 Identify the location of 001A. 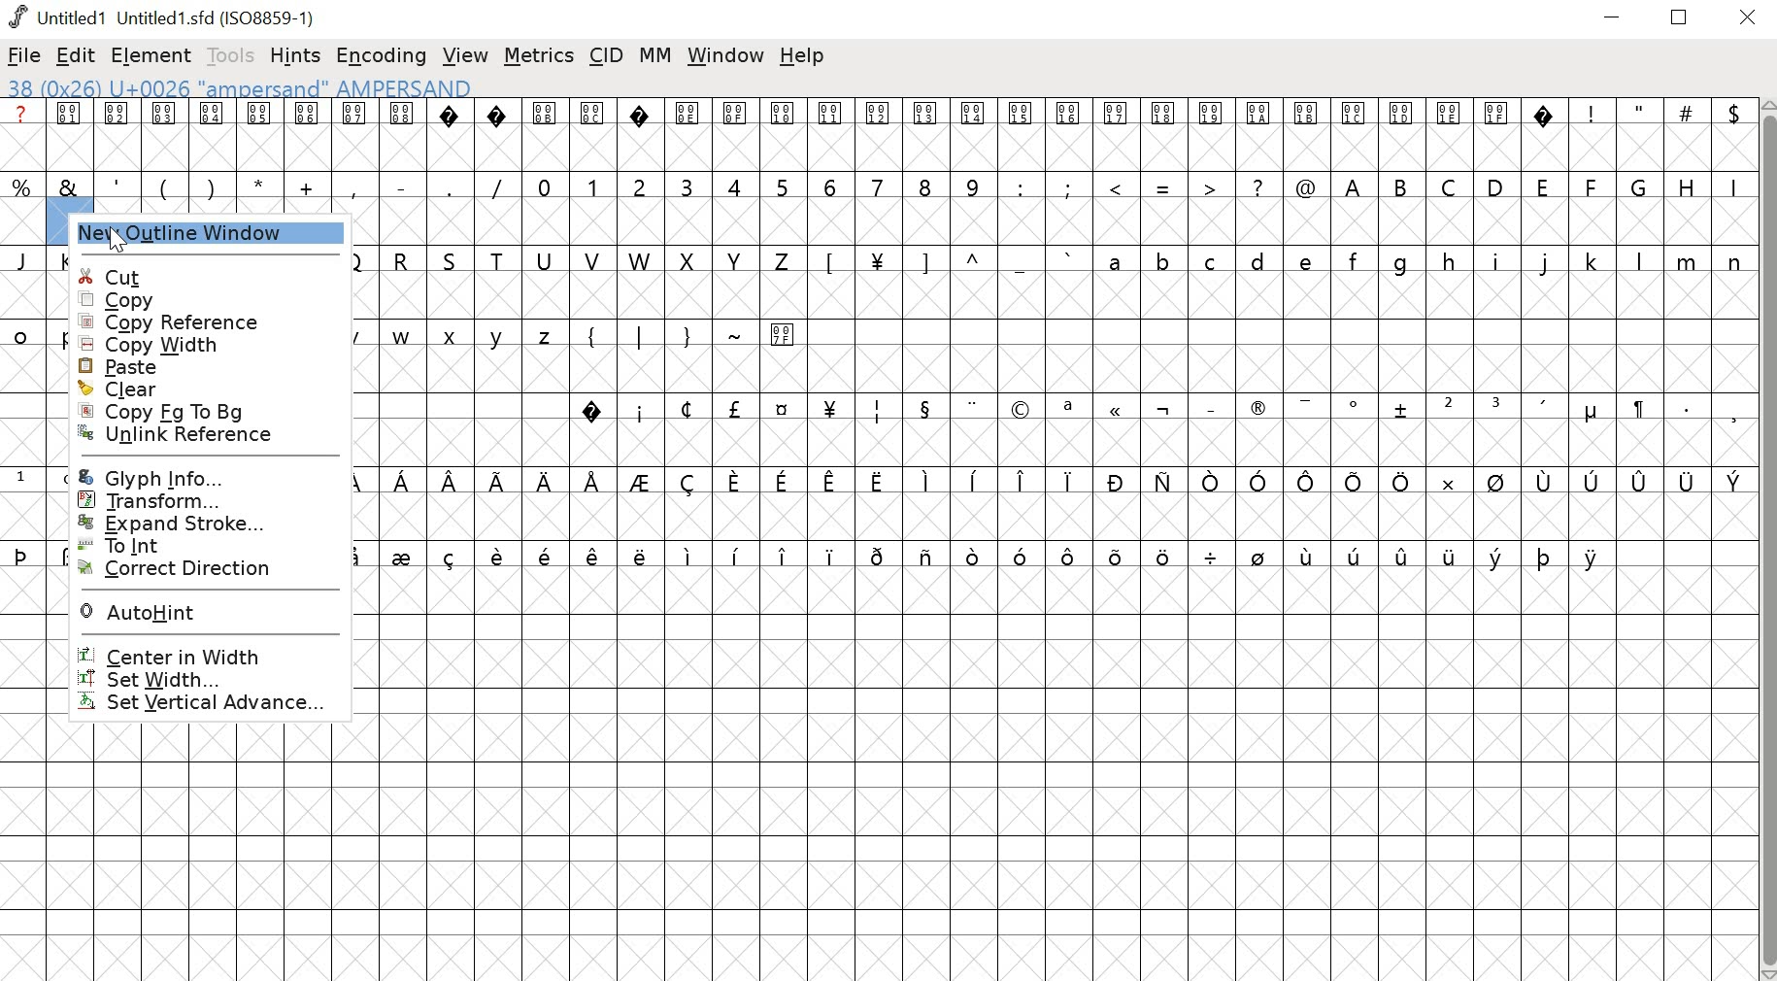
(1258, 136).